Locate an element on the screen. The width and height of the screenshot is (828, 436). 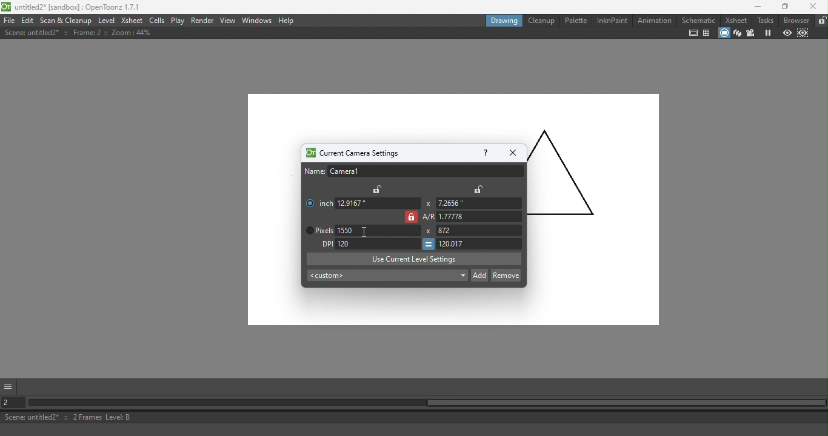
Remove is located at coordinates (506, 274).